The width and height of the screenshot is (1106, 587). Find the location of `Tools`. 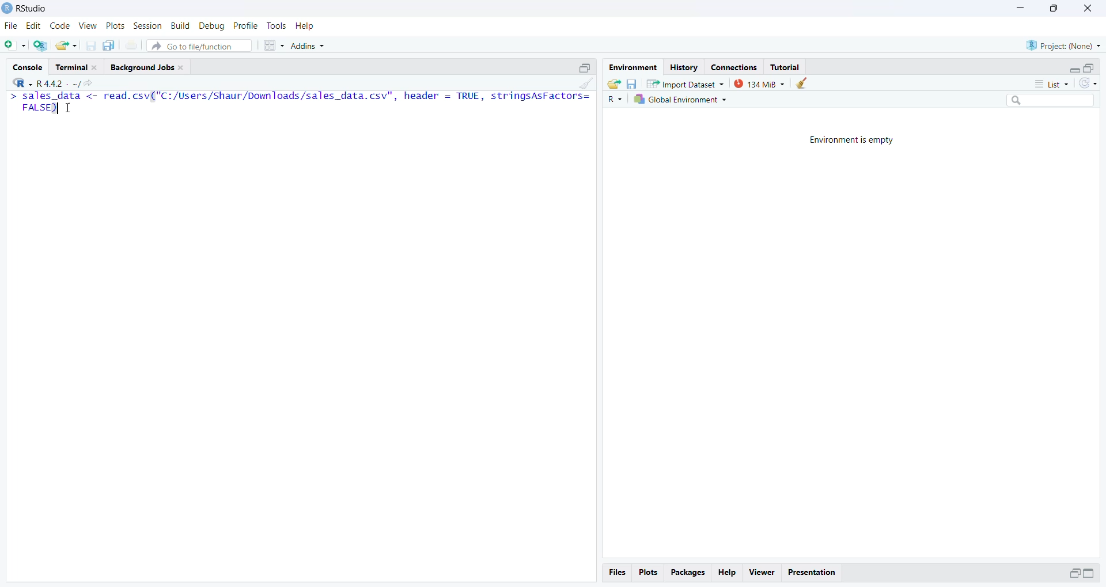

Tools is located at coordinates (276, 25).